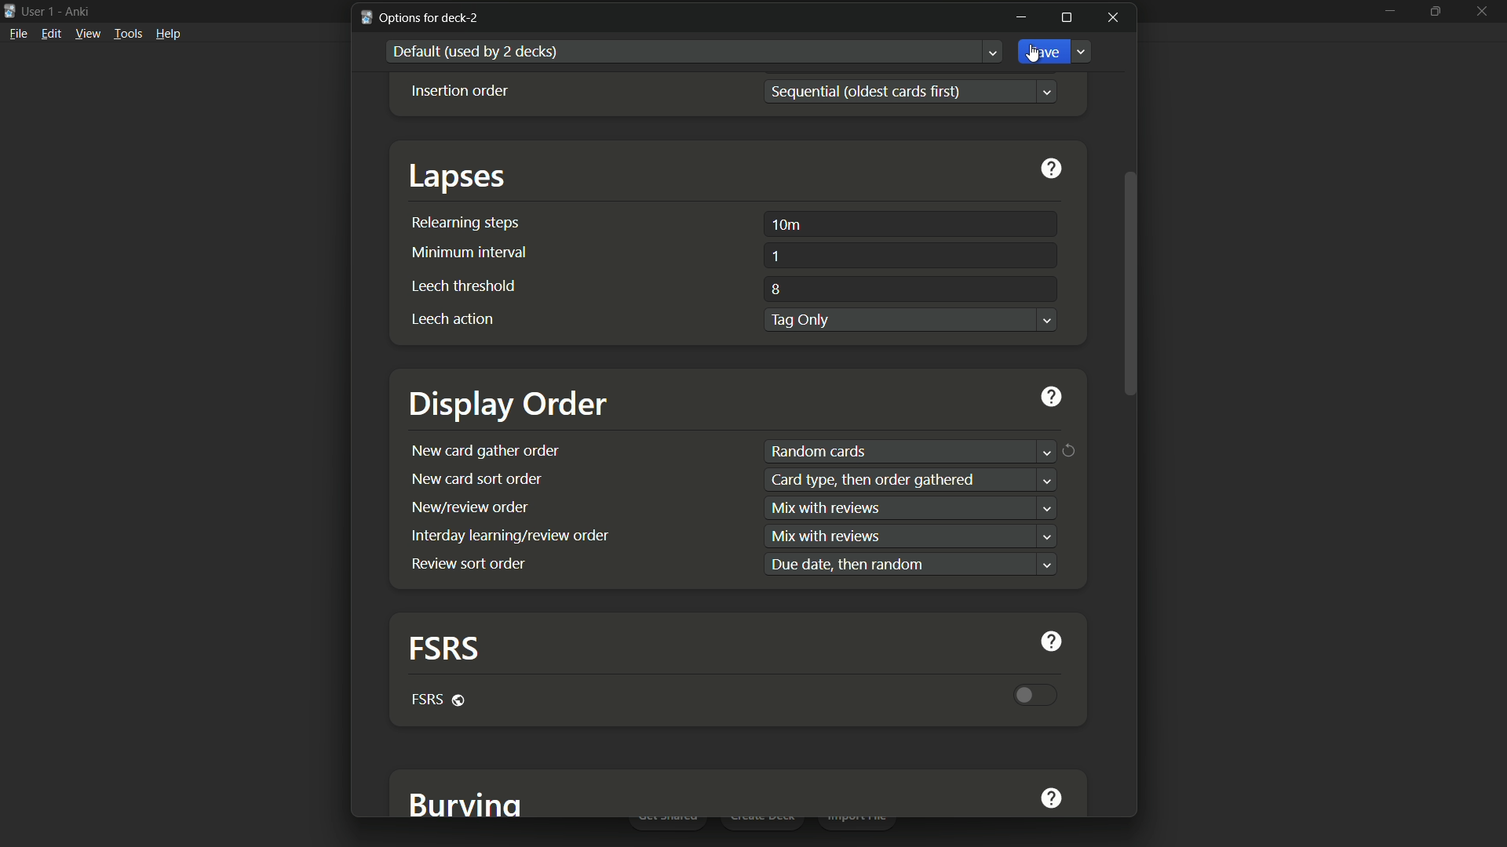 The width and height of the screenshot is (1507, 847). I want to click on Insertion order, so click(460, 91).